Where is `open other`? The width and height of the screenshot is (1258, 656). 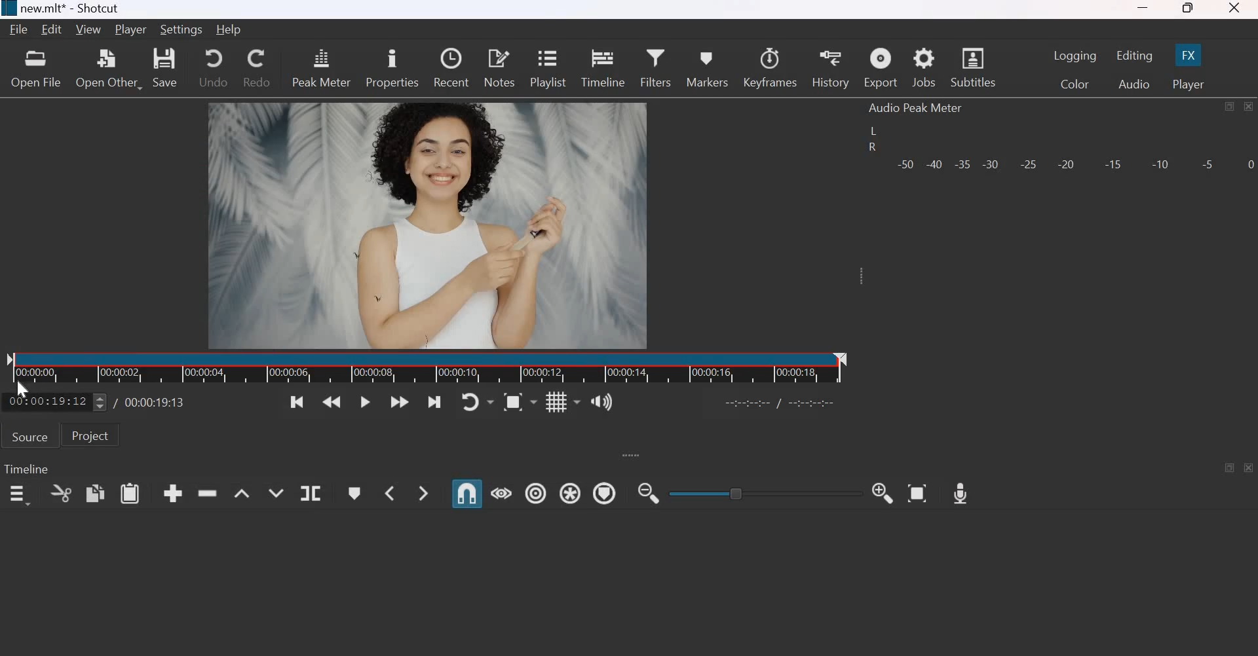
open other is located at coordinates (107, 68).